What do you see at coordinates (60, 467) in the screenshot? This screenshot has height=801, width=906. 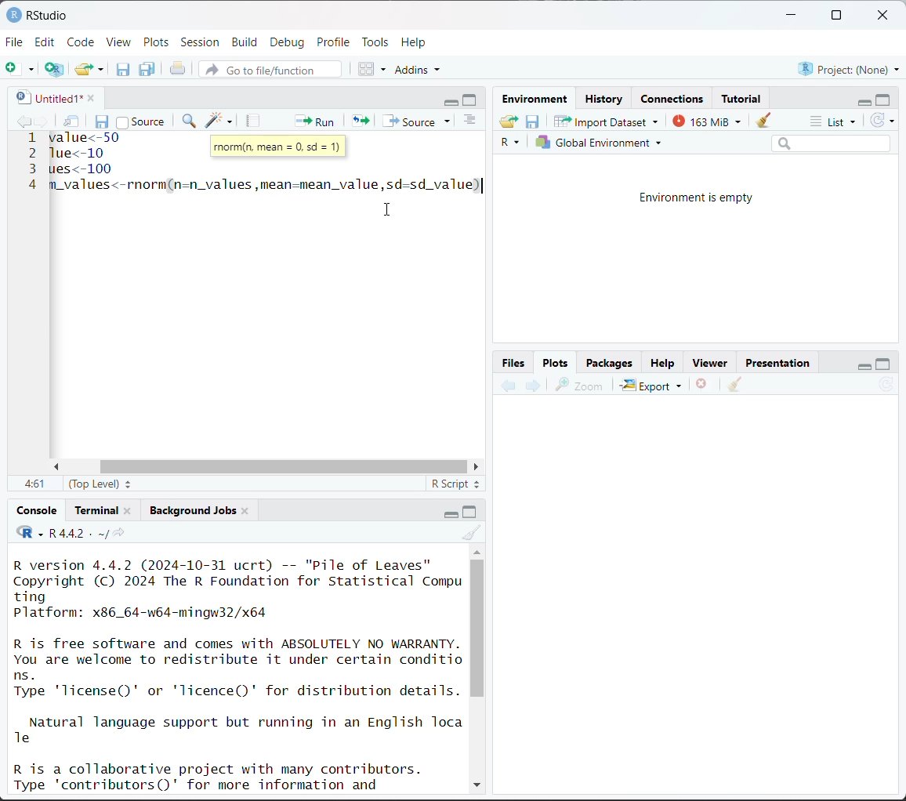 I see `move left` at bounding box center [60, 467].